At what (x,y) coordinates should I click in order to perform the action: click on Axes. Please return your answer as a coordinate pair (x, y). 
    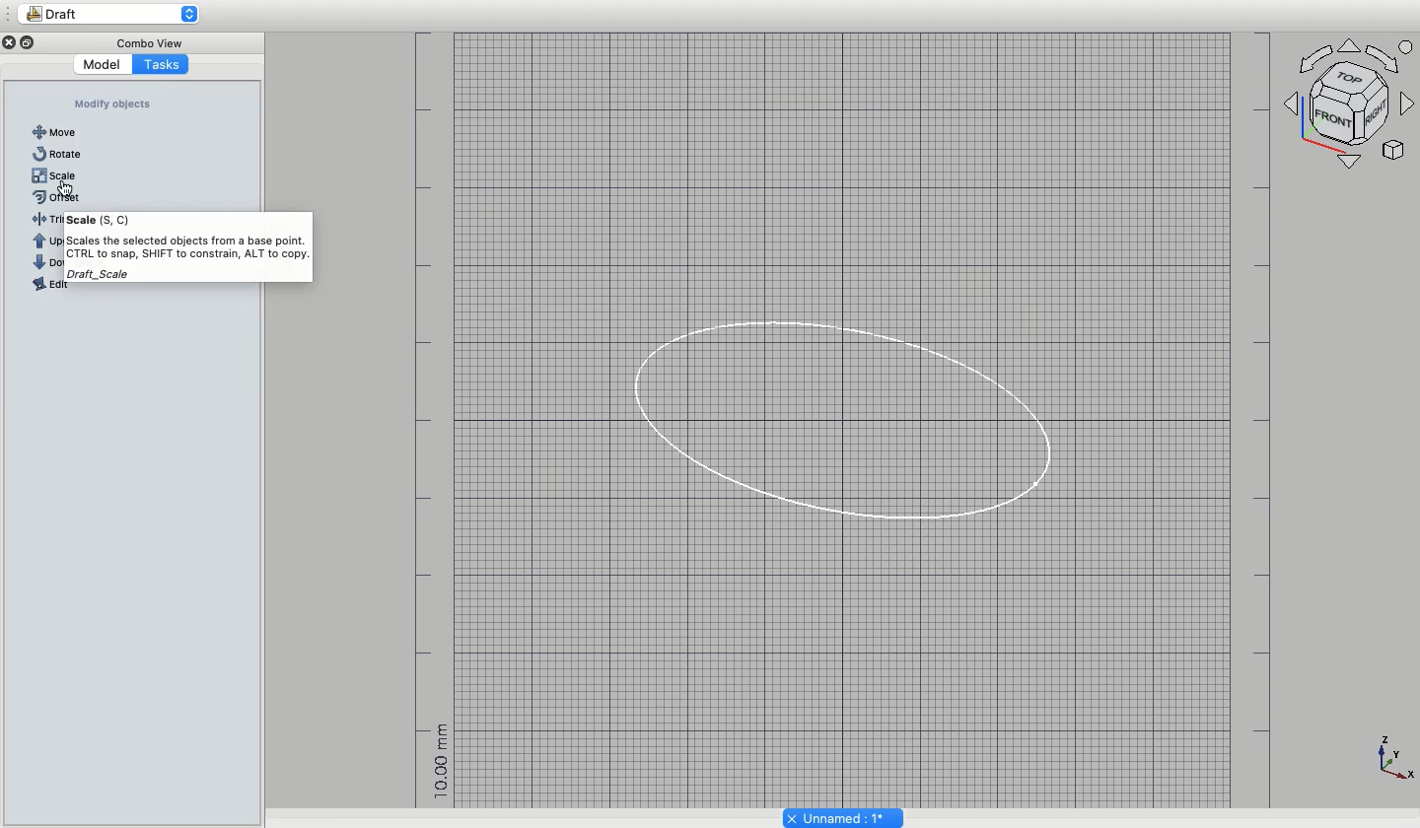
    Looking at the image, I should click on (1394, 762).